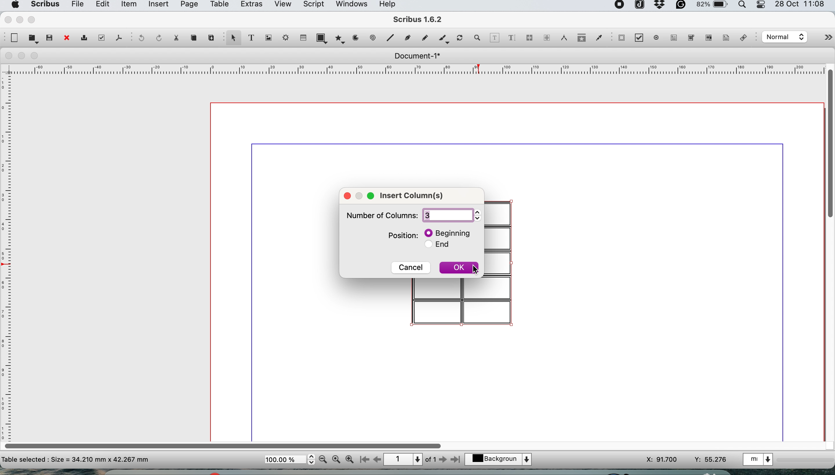  Describe the element at coordinates (76, 6) in the screenshot. I see `file` at that location.